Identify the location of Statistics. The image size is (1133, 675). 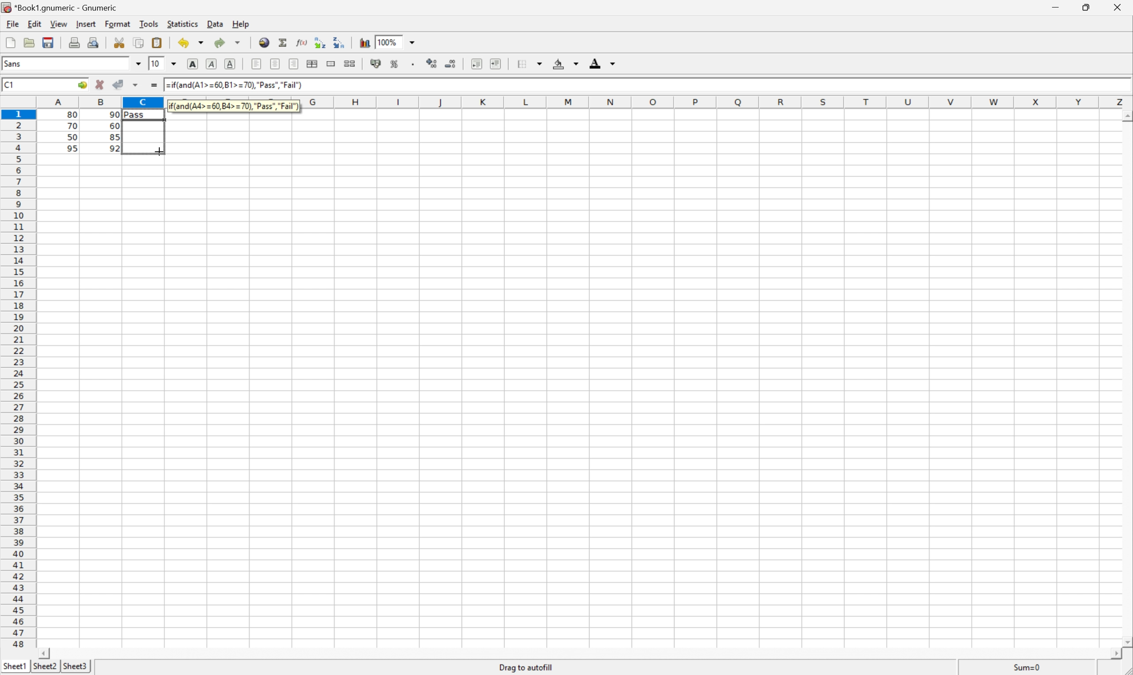
(184, 25).